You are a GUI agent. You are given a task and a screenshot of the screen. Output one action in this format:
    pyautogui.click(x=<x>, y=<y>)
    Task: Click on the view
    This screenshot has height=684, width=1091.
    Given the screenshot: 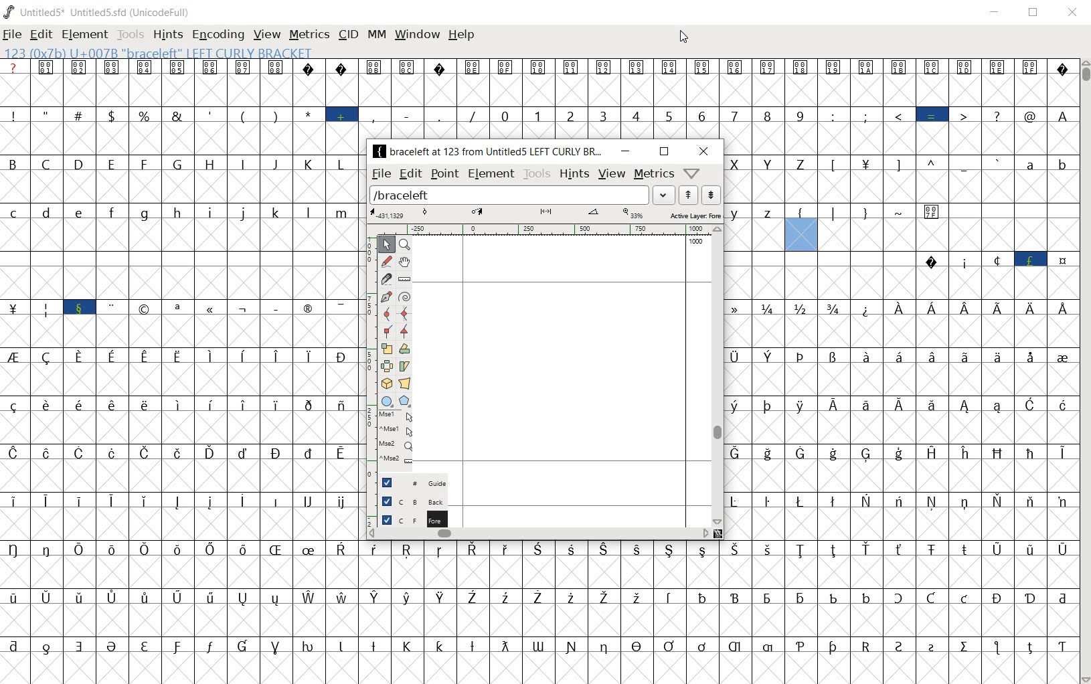 What is the action you would take?
    pyautogui.click(x=611, y=175)
    